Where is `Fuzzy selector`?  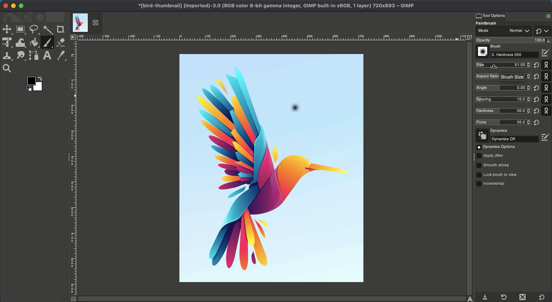 Fuzzy selector is located at coordinates (48, 30).